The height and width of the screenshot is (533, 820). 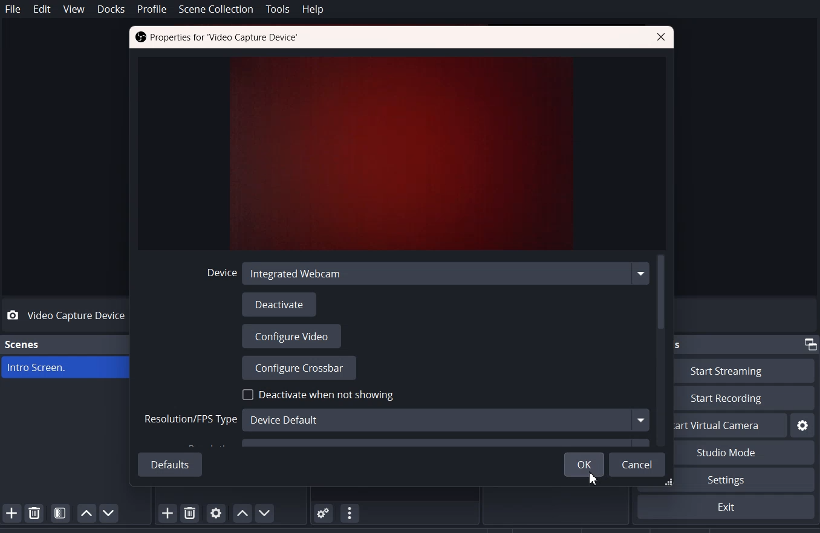 What do you see at coordinates (13, 8) in the screenshot?
I see `File` at bounding box center [13, 8].